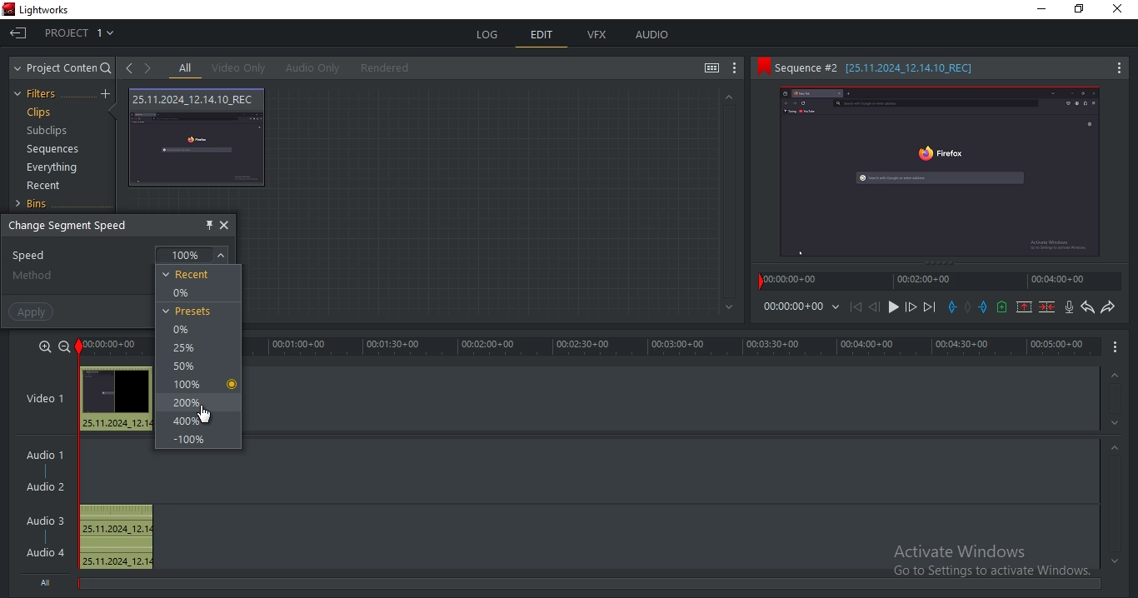 This screenshot has height=598, width=1138. What do you see at coordinates (38, 204) in the screenshot?
I see `bins` at bounding box center [38, 204].